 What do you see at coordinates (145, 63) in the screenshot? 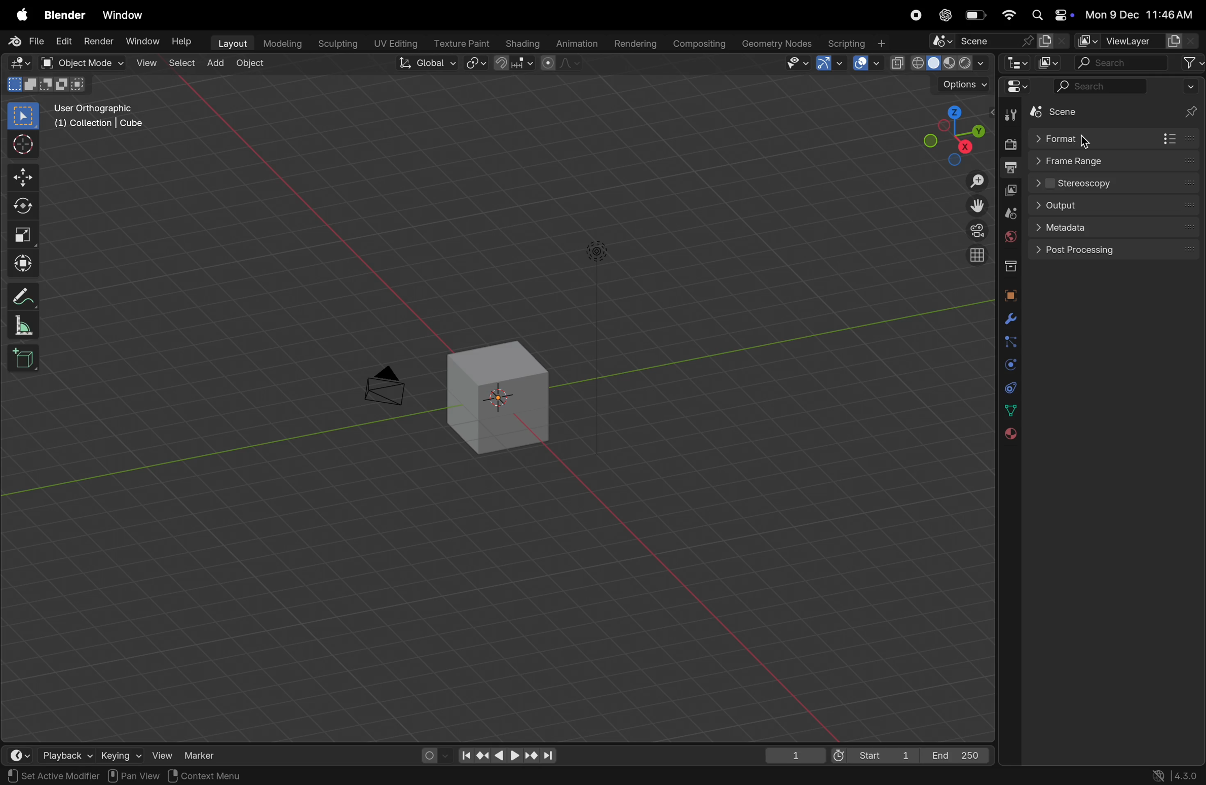
I see `view` at bounding box center [145, 63].